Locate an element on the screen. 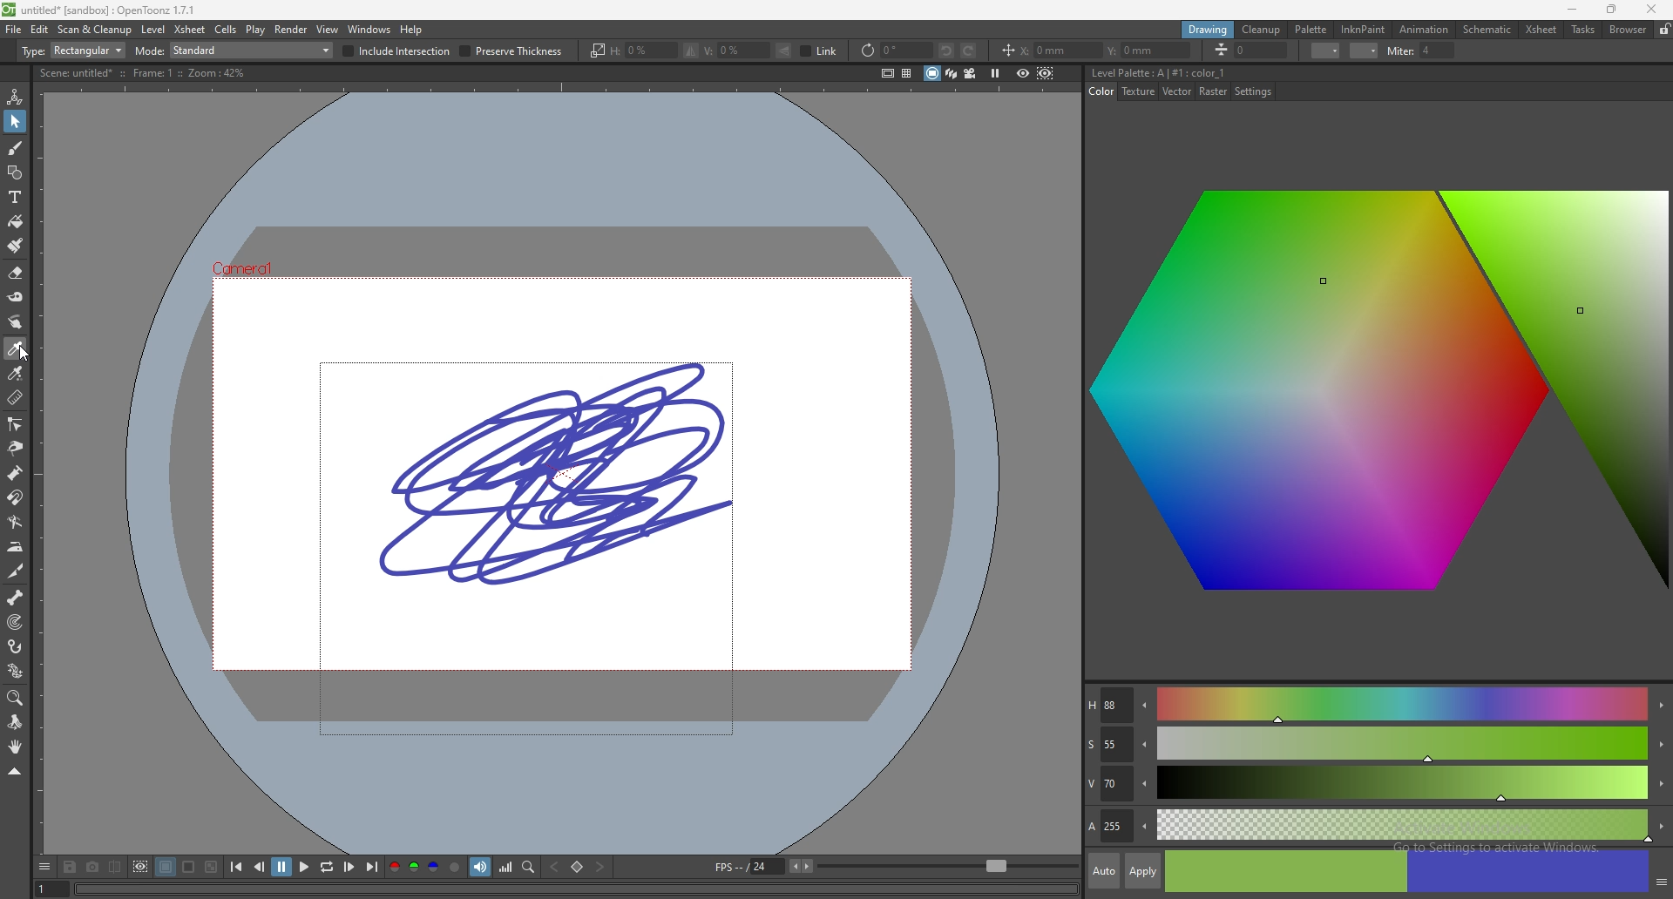 This screenshot has width=1673, height=899. edit is located at coordinates (40, 30).